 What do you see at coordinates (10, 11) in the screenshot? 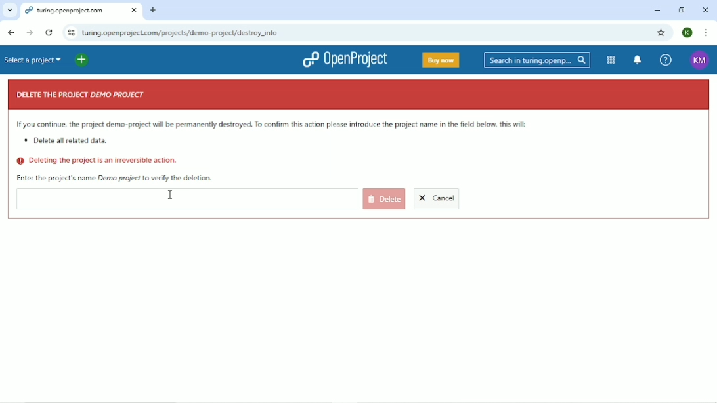
I see `Search tabs` at bounding box center [10, 11].